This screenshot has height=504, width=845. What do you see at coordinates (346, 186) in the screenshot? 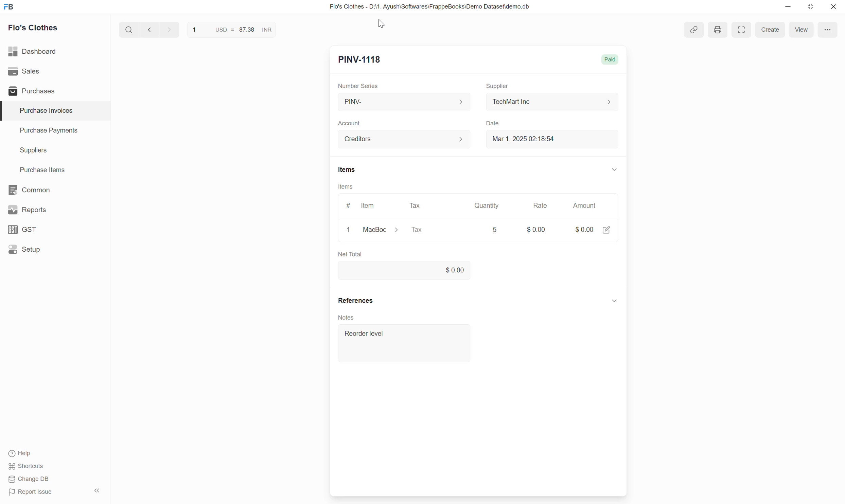
I see `Items` at bounding box center [346, 186].